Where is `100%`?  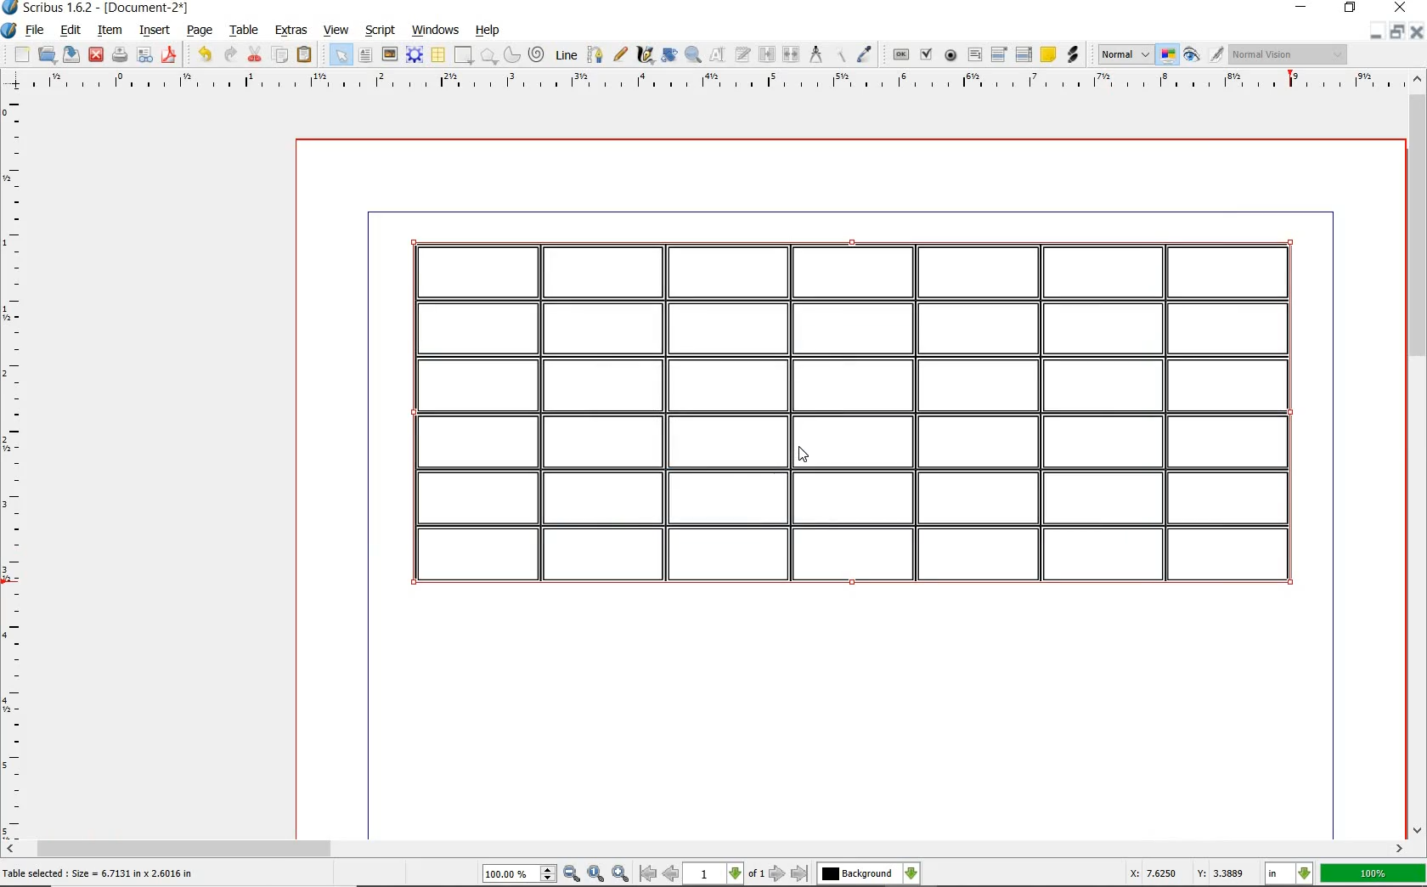
100% is located at coordinates (1373, 872).